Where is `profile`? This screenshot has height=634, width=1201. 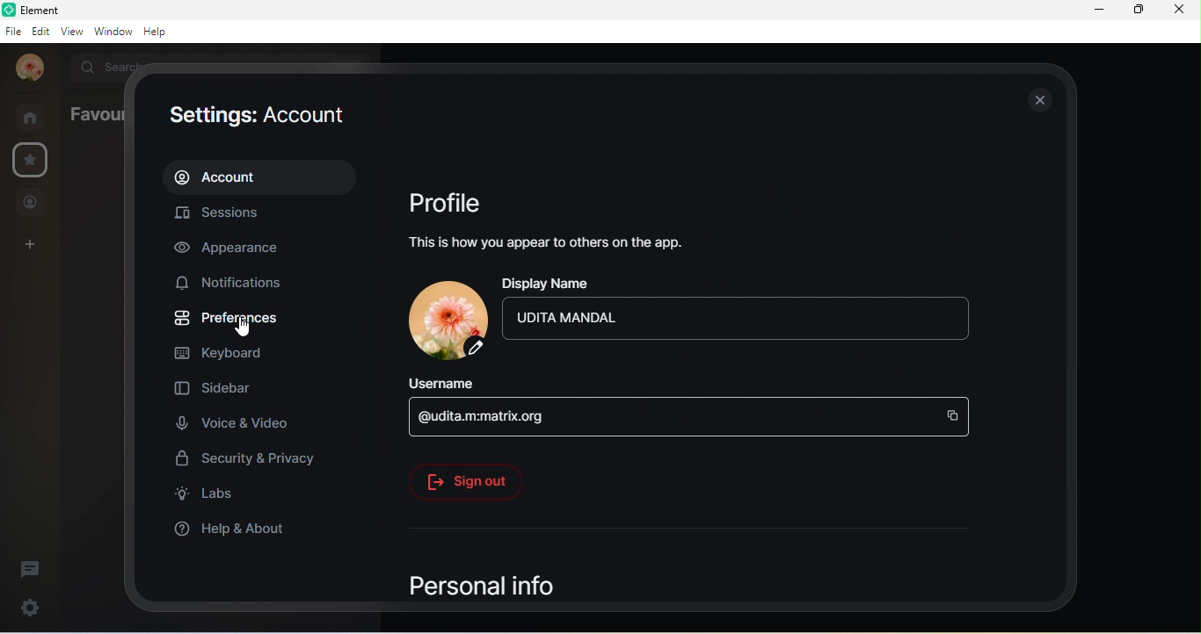 profile is located at coordinates (455, 201).